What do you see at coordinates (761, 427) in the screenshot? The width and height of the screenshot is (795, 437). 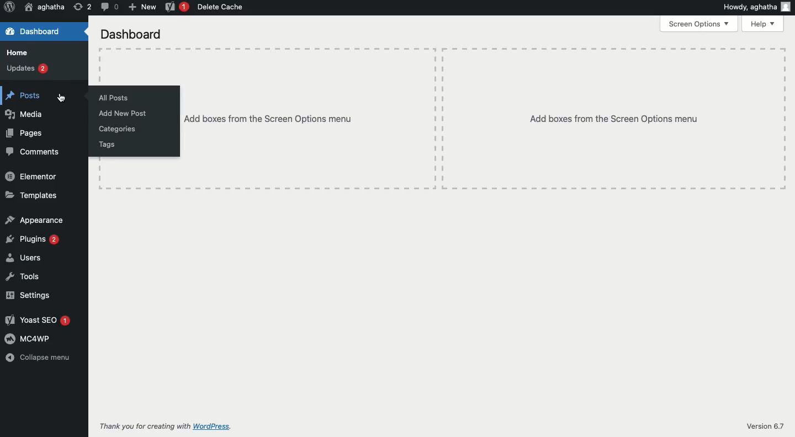 I see `Version 6.7` at bounding box center [761, 427].